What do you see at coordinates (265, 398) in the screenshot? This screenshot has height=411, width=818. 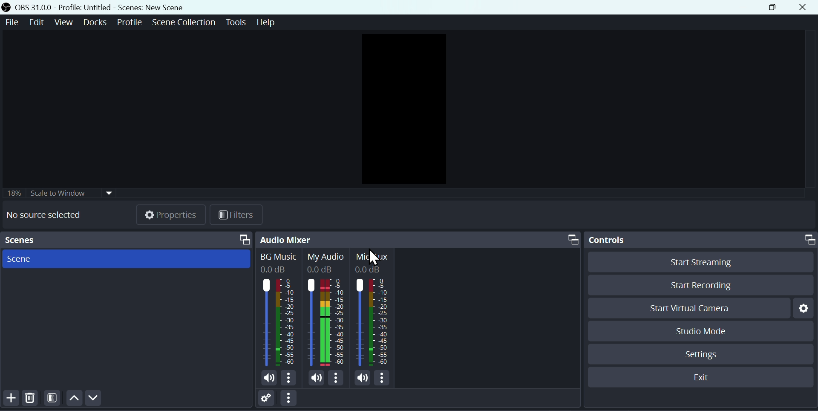 I see `Settings ` at bounding box center [265, 398].